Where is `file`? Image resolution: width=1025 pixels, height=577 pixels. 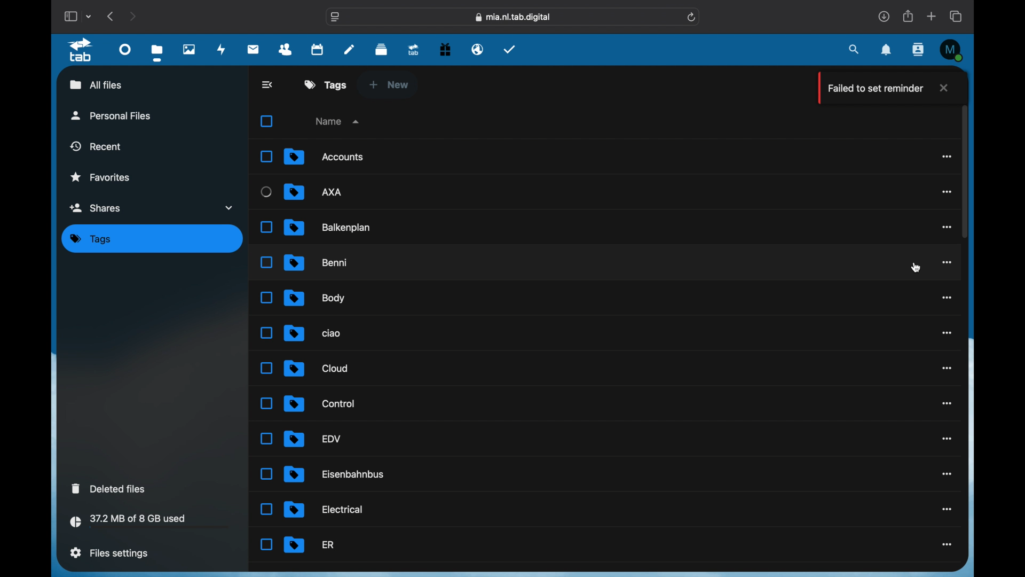 file is located at coordinates (313, 438).